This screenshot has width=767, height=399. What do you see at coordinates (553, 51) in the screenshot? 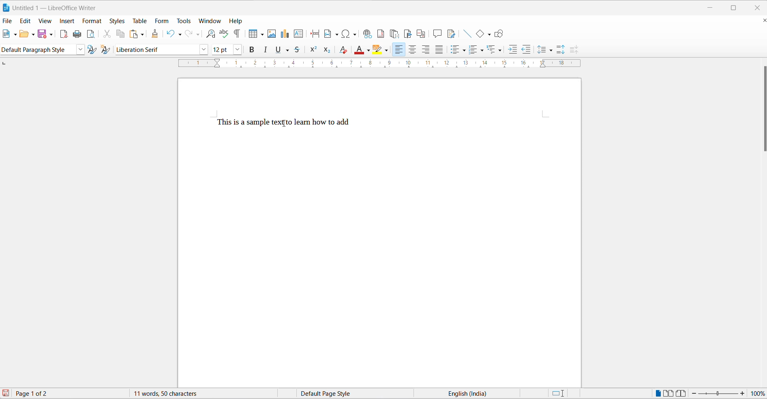
I see `line spacing options` at bounding box center [553, 51].